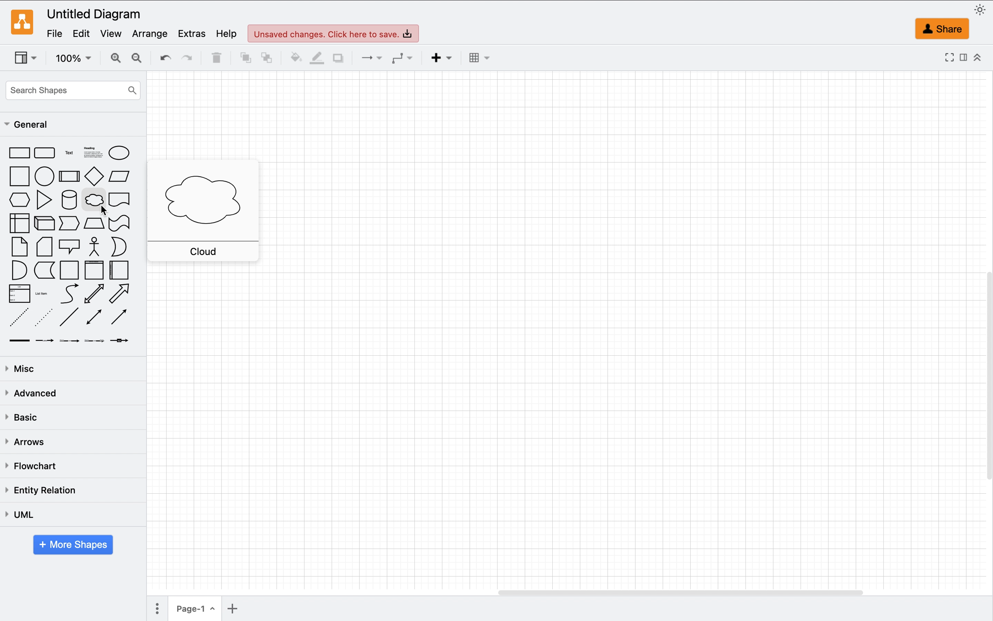 The height and width of the screenshot is (621, 993). What do you see at coordinates (44, 225) in the screenshot?
I see `cube` at bounding box center [44, 225].